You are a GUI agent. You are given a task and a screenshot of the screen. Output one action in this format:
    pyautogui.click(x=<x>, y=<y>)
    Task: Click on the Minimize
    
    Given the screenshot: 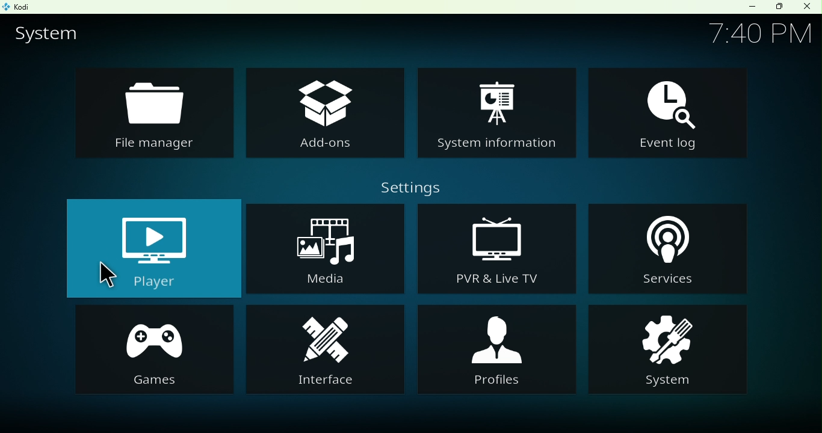 What is the action you would take?
    pyautogui.click(x=749, y=7)
    